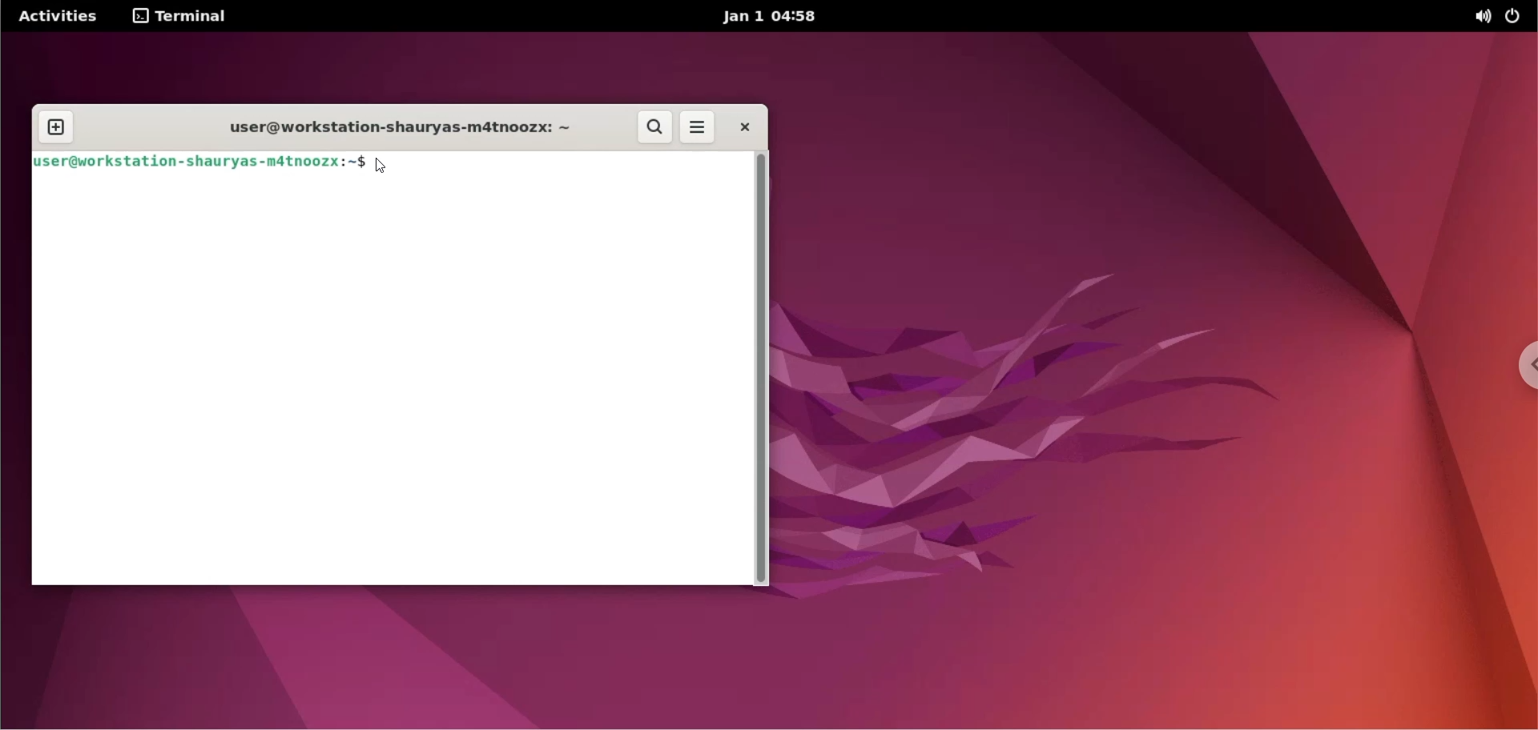  Describe the element at coordinates (396, 126) in the screenshot. I see `user@workstation-shauryas-m4tnoozx: ~` at that location.